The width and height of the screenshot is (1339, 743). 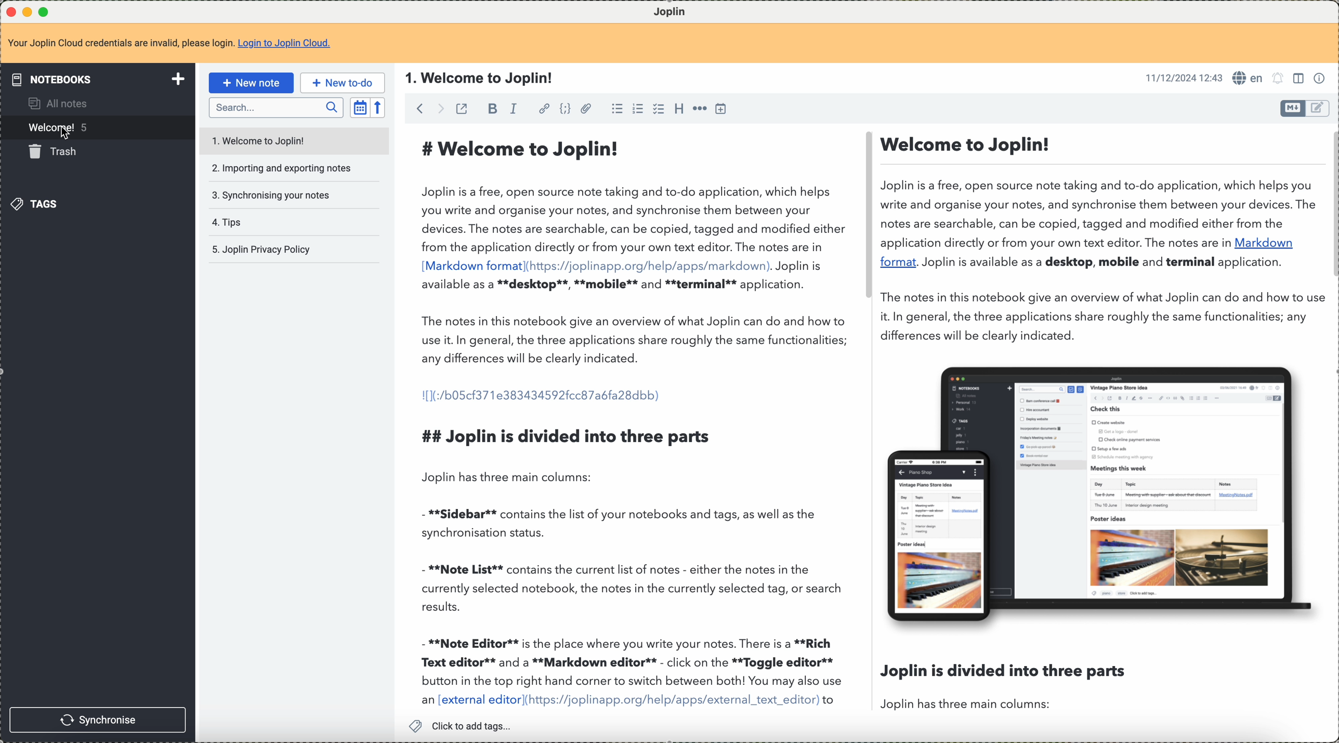 What do you see at coordinates (254, 82) in the screenshot?
I see `new note` at bounding box center [254, 82].